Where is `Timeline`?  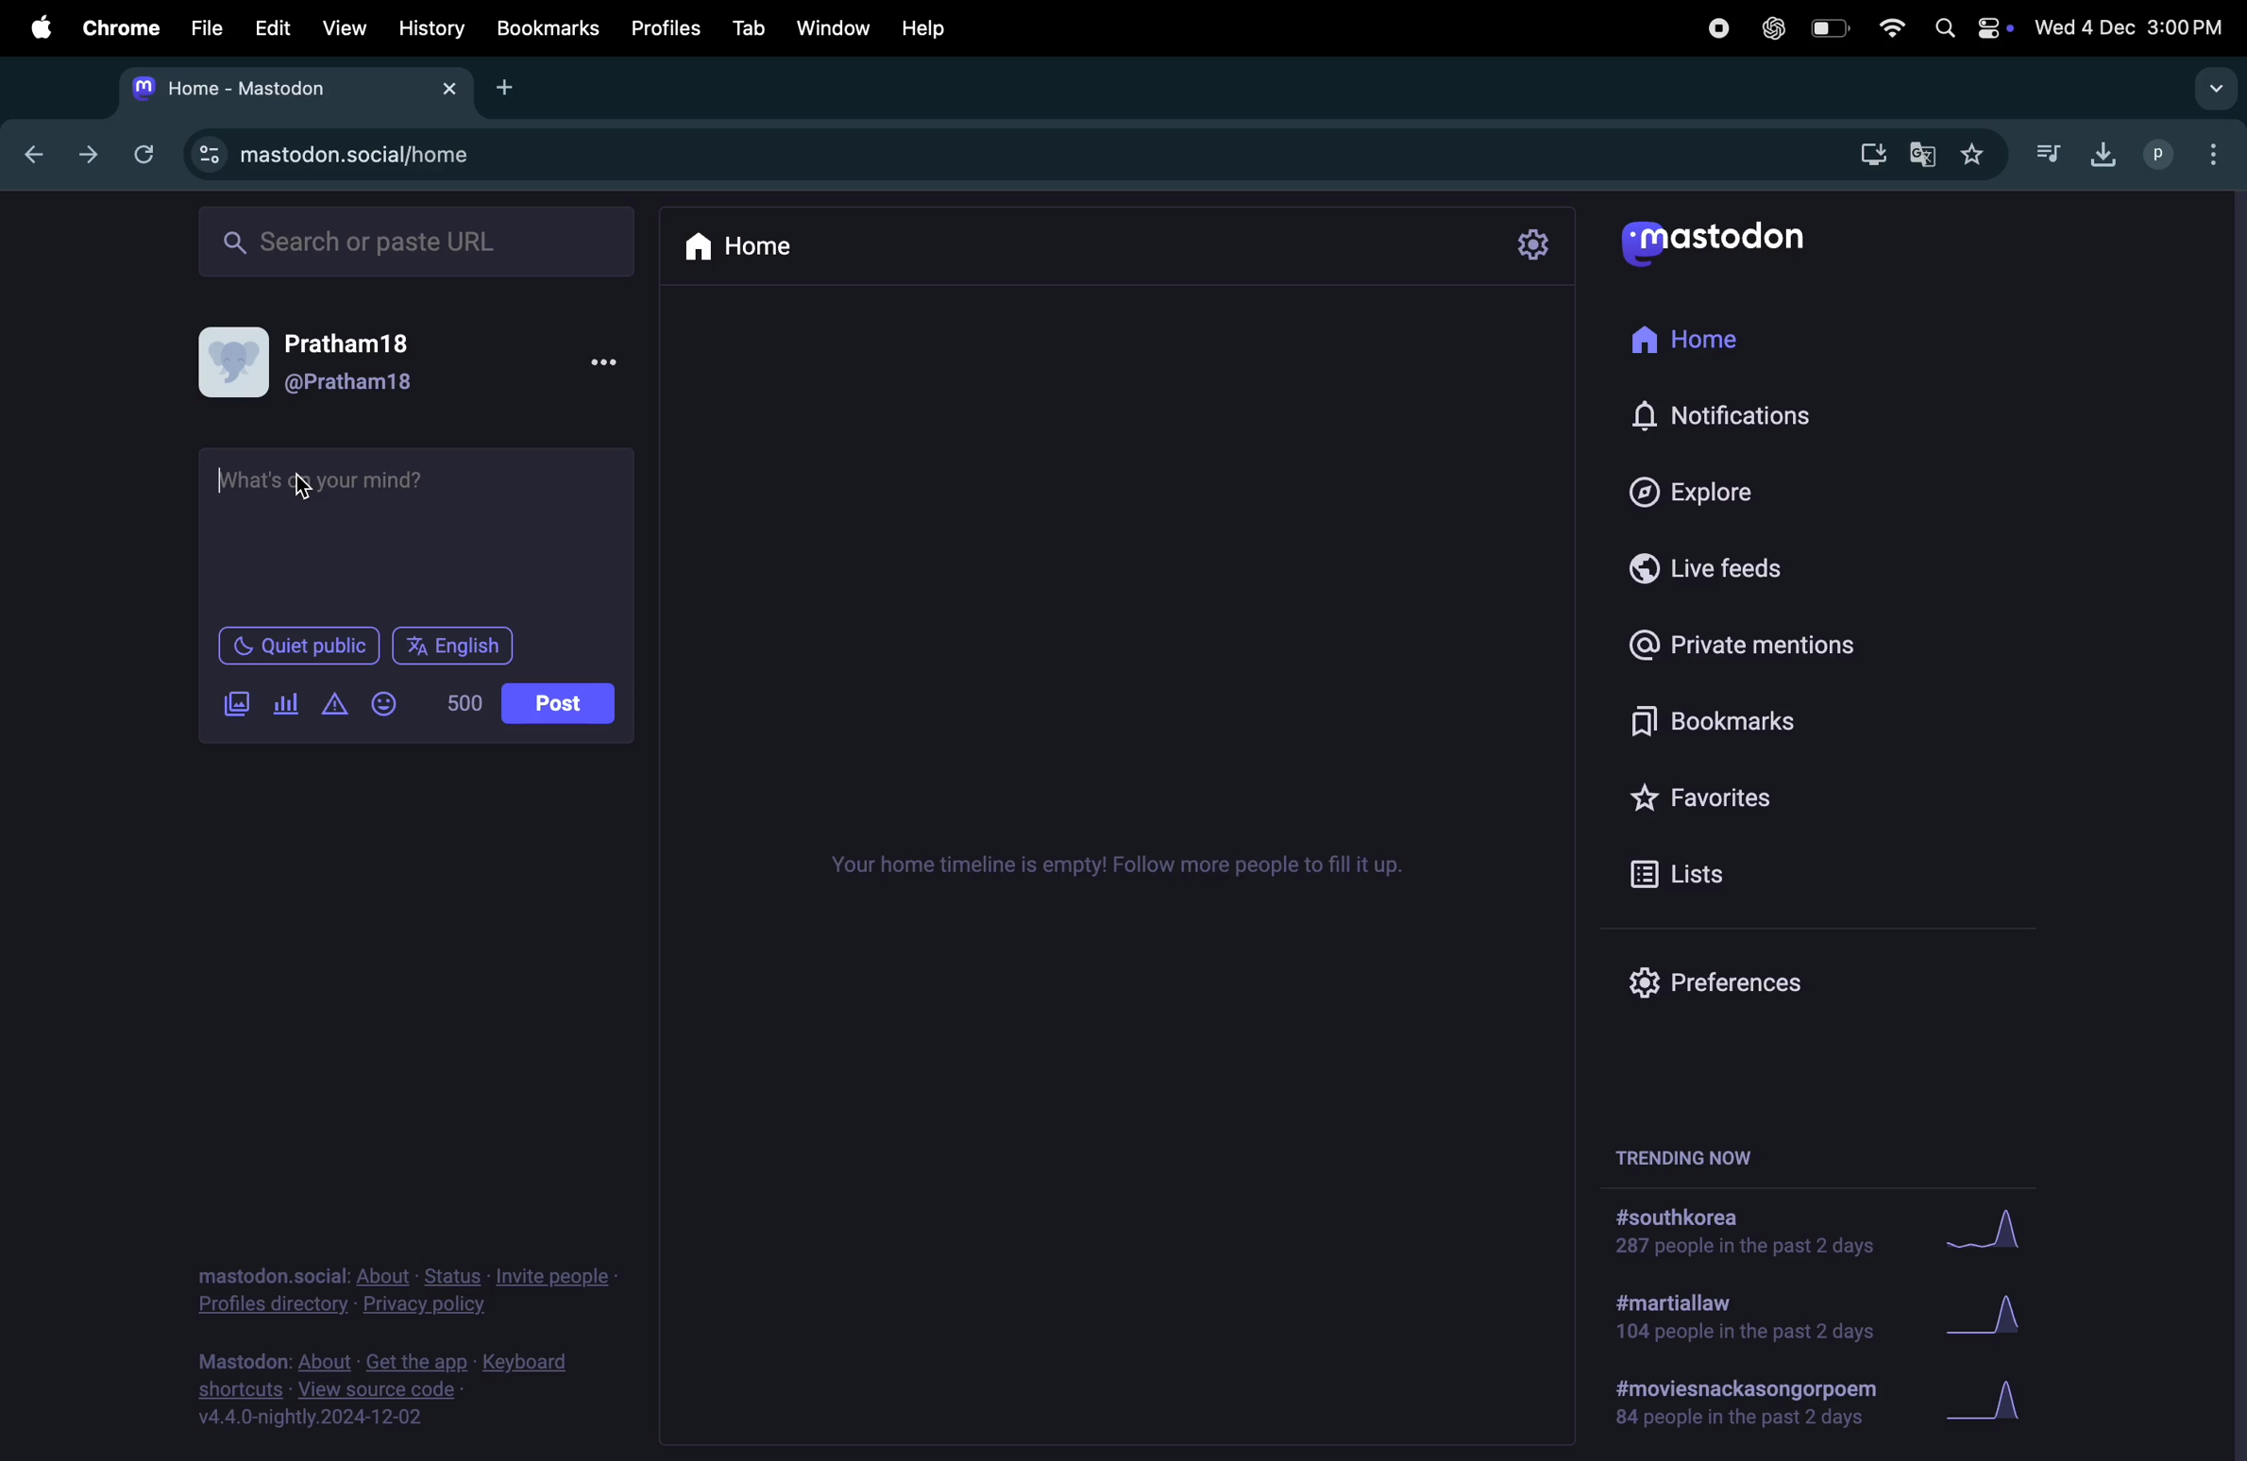
Timeline is located at coordinates (1122, 863).